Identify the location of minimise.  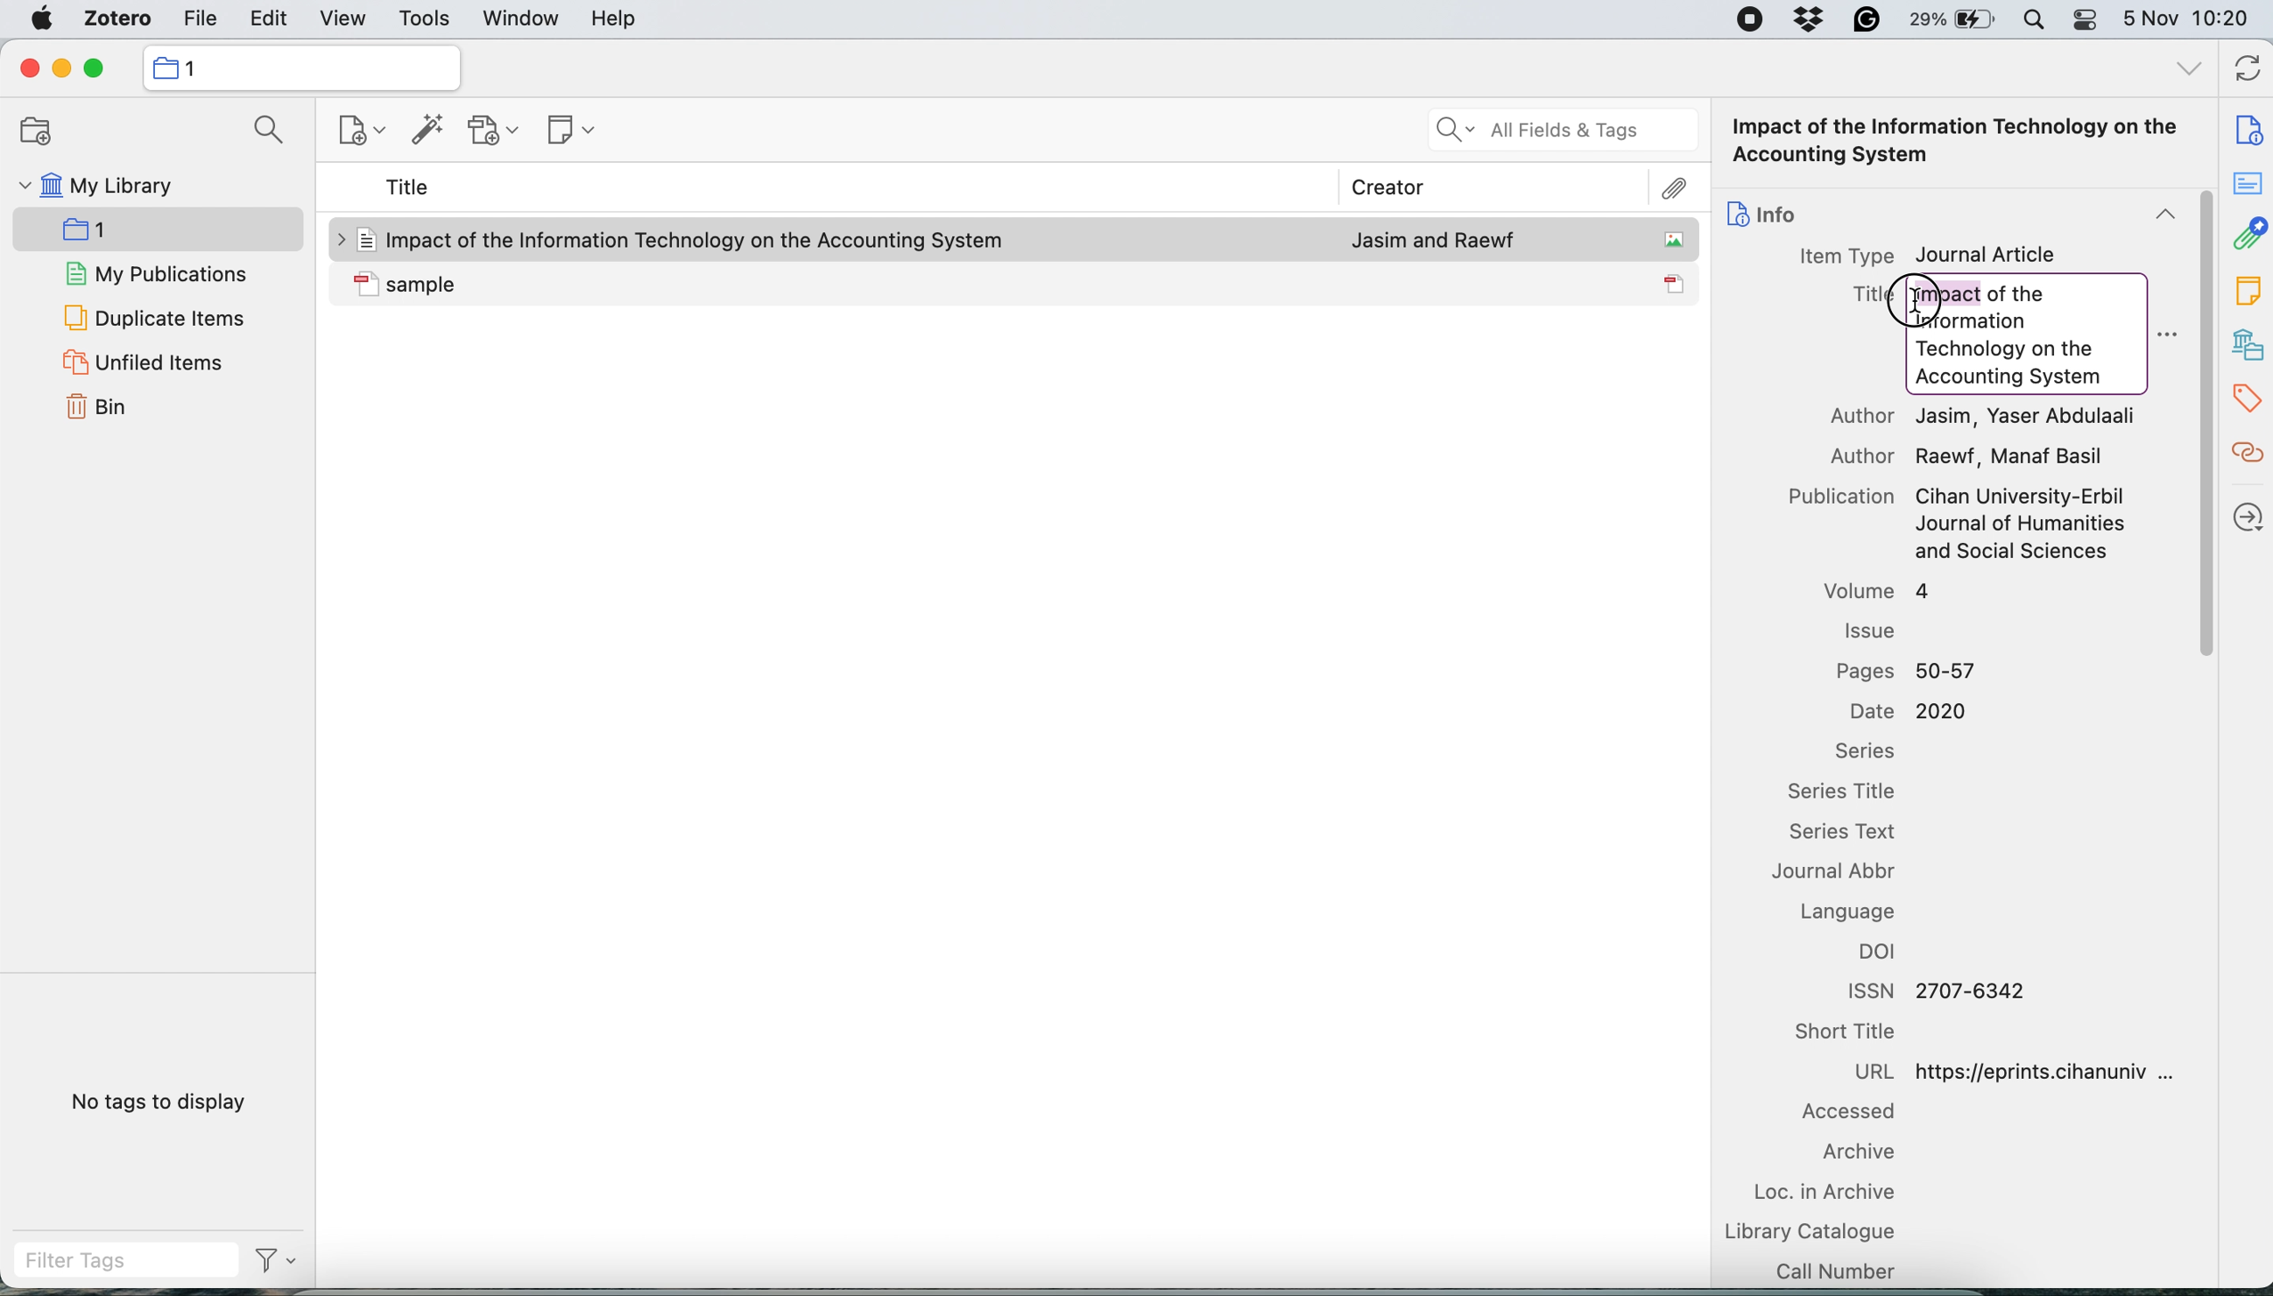
(63, 69).